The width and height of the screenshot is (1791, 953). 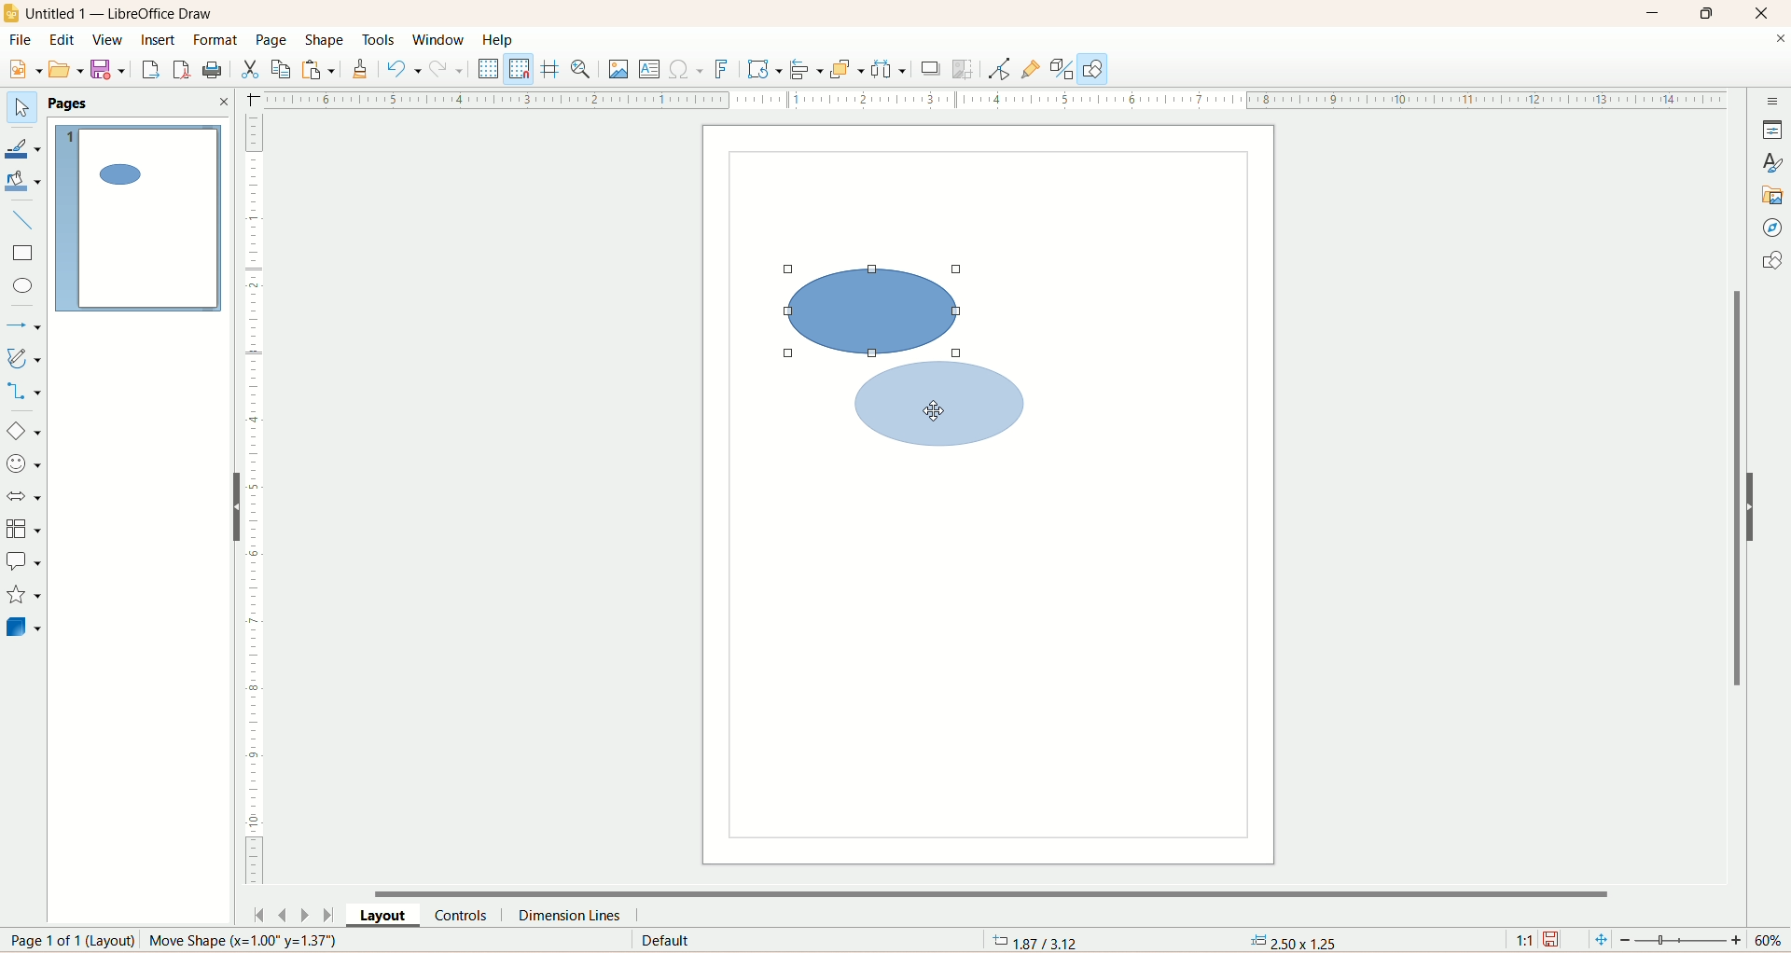 What do you see at coordinates (334, 915) in the screenshot?
I see `last page` at bounding box center [334, 915].